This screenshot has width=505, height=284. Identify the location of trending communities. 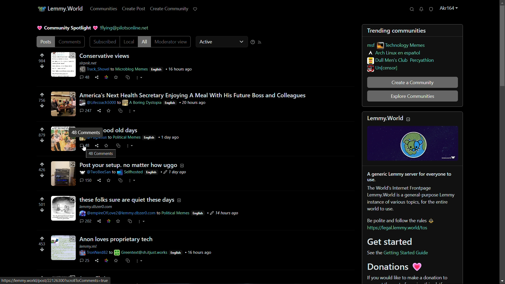
(397, 31).